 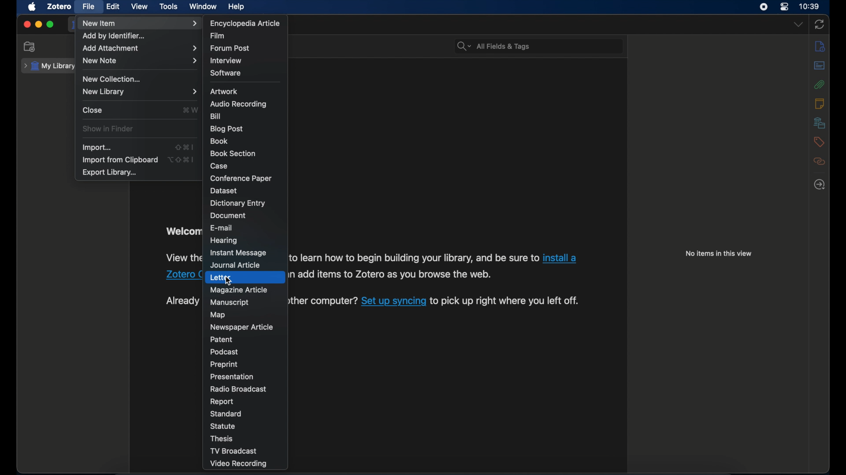 What do you see at coordinates (224, 190) in the screenshot?
I see `dataset` at bounding box center [224, 190].